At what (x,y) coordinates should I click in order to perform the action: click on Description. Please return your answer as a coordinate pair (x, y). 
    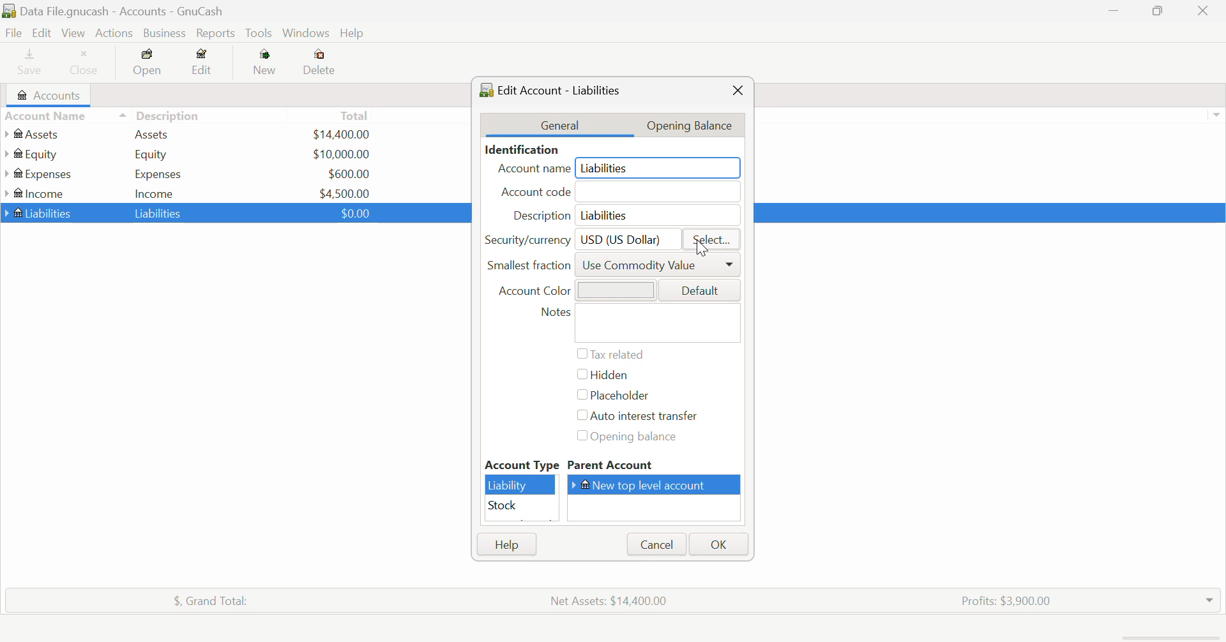
    Looking at the image, I should click on (160, 114).